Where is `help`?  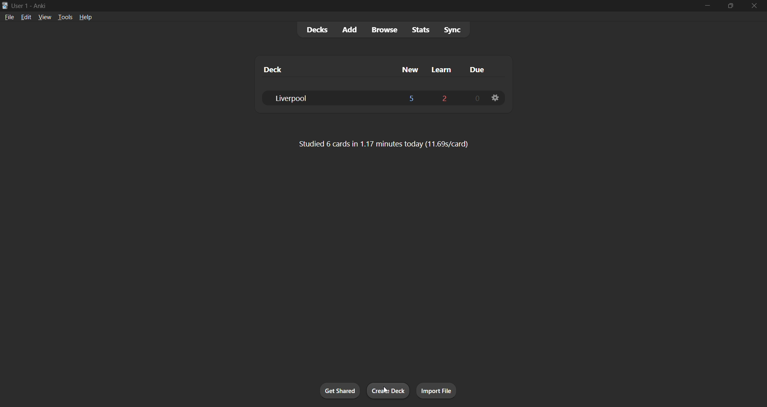
help is located at coordinates (85, 17).